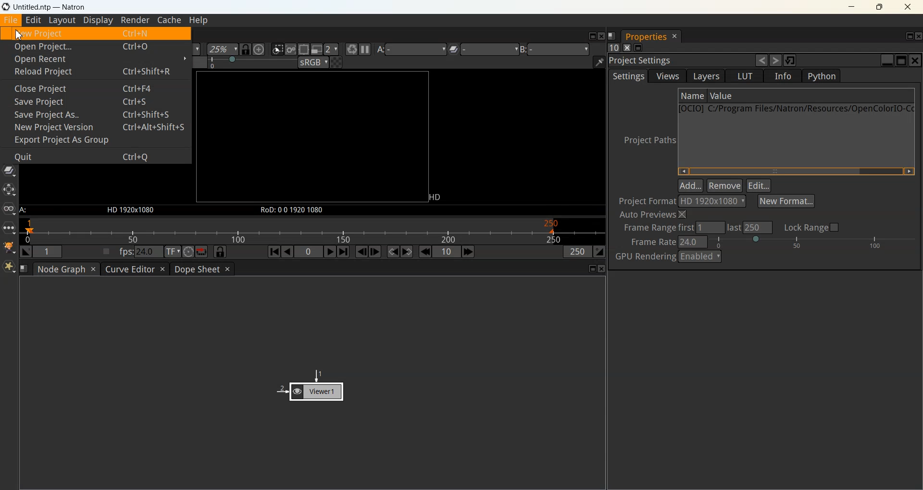 This screenshot has width=923, height=490. What do you see at coordinates (246, 49) in the screenshot?
I see `Lock Viewport` at bounding box center [246, 49].